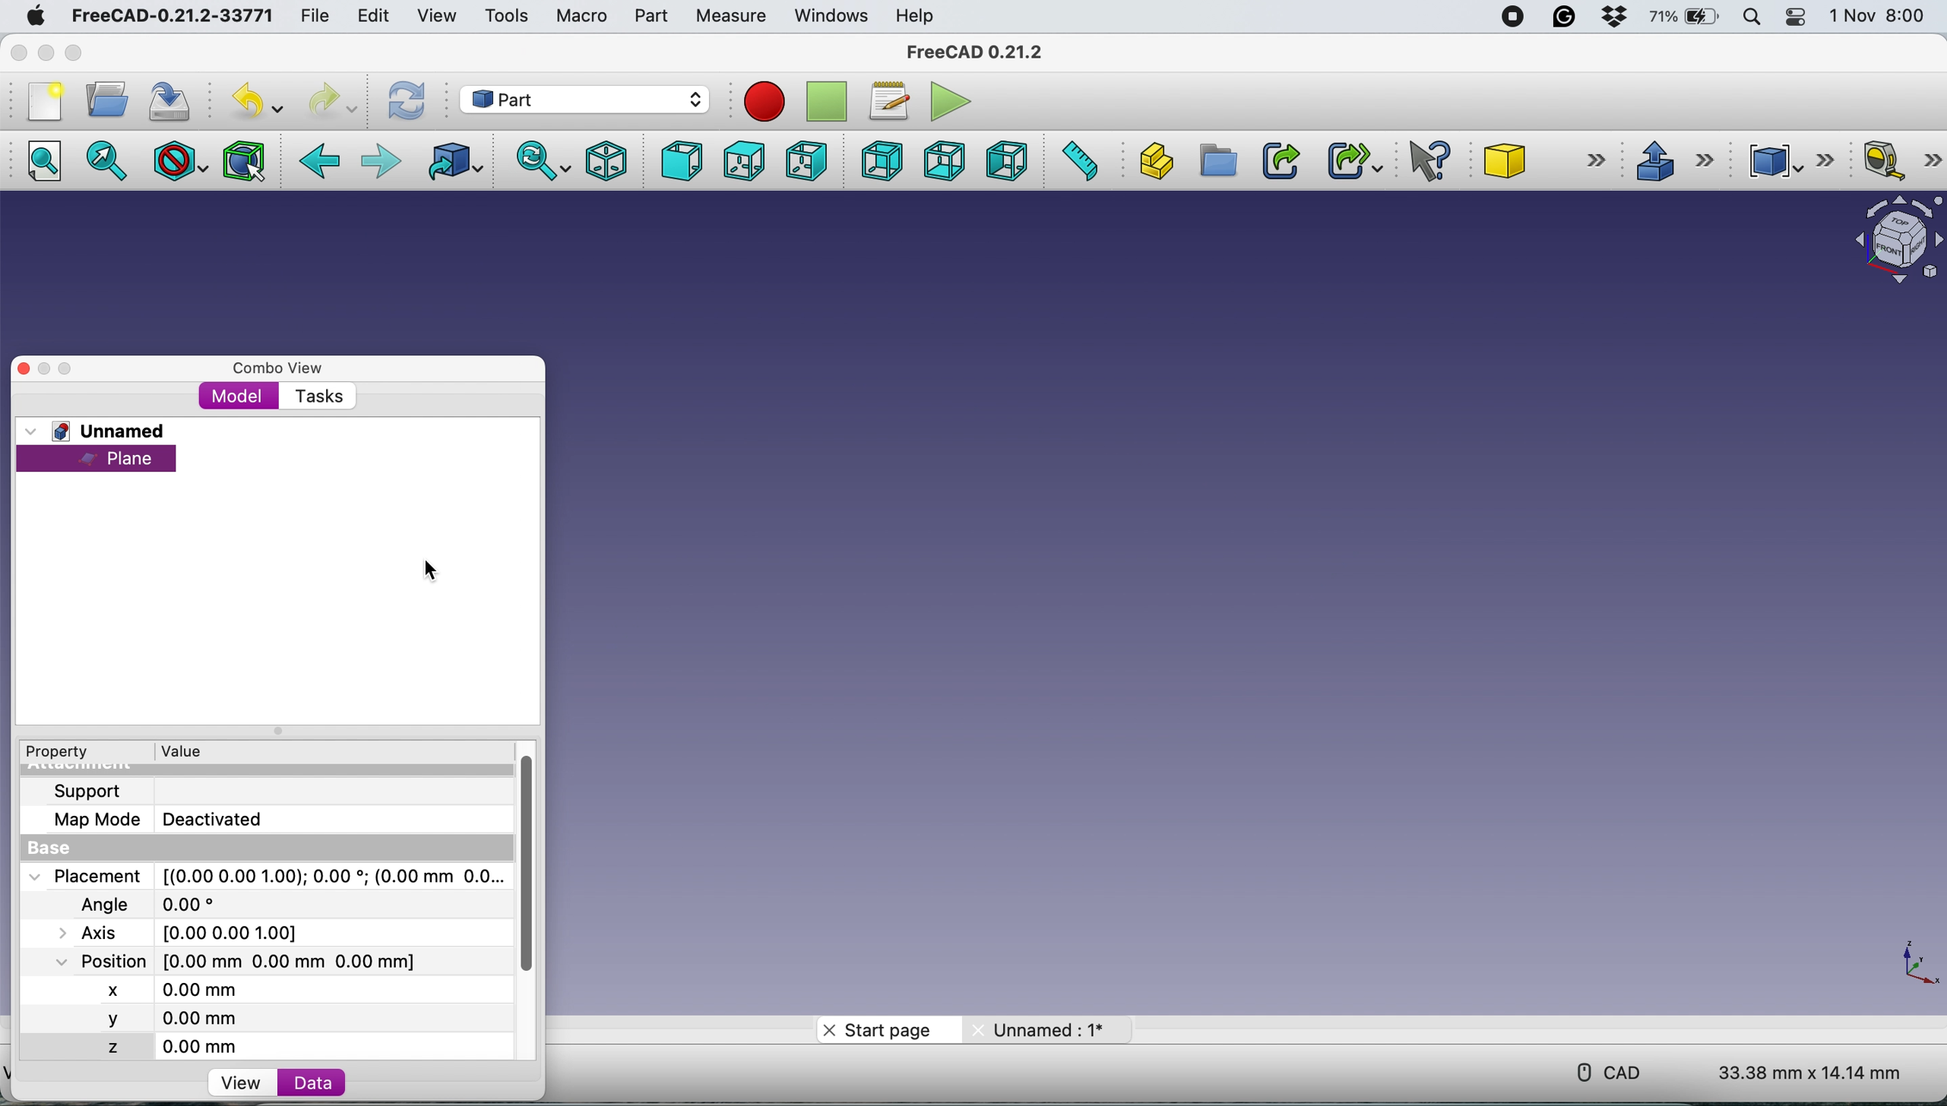 The height and width of the screenshot is (1106, 1947). I want to click on extrude, so click(1679, 161).